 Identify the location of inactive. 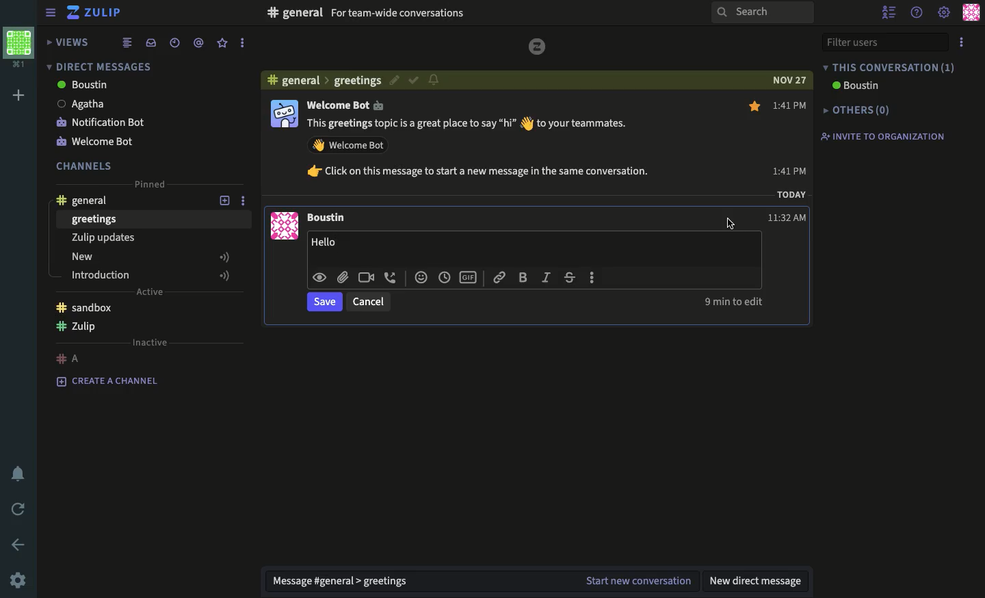
(150, 342).